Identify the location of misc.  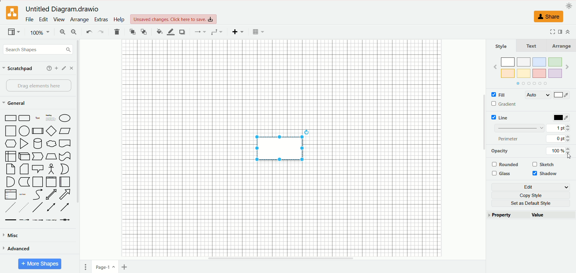
(11, 236).